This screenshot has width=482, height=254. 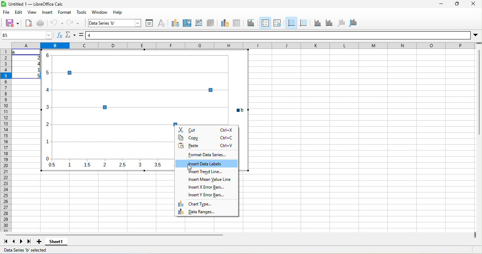 I want to click on redo, so click(x=73, y=23).